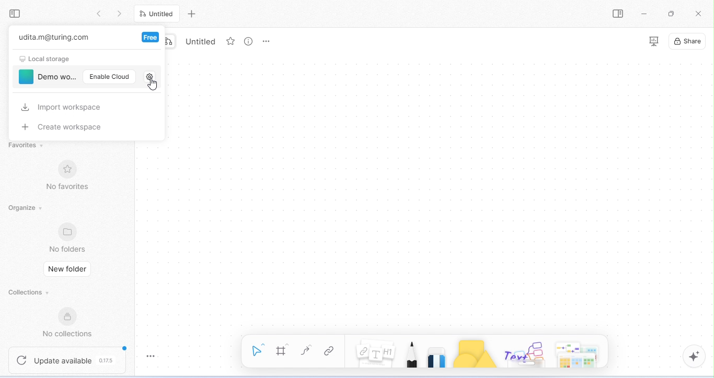 This screenshot has width=714, height=378. I want to click on share, so click(688, 42).